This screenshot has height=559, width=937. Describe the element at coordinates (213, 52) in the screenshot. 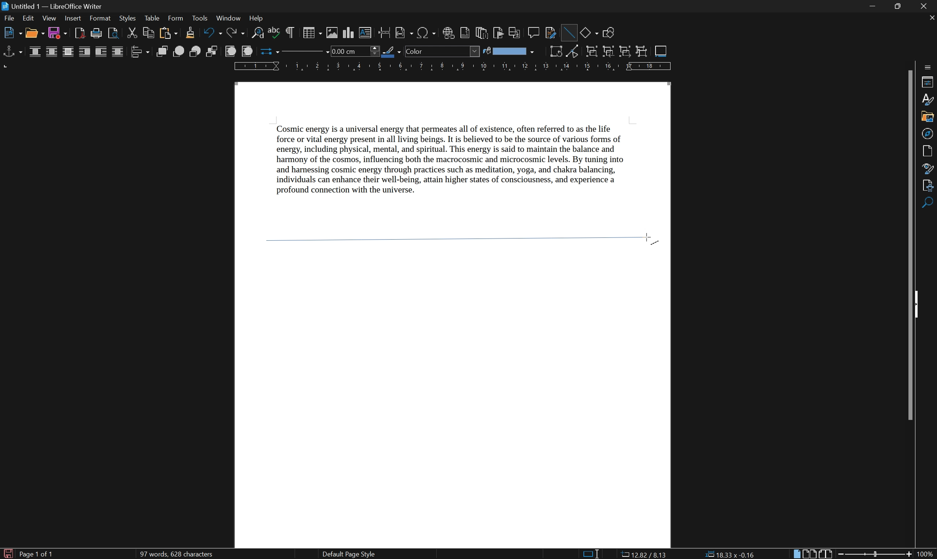

I see `send to back` at that location.